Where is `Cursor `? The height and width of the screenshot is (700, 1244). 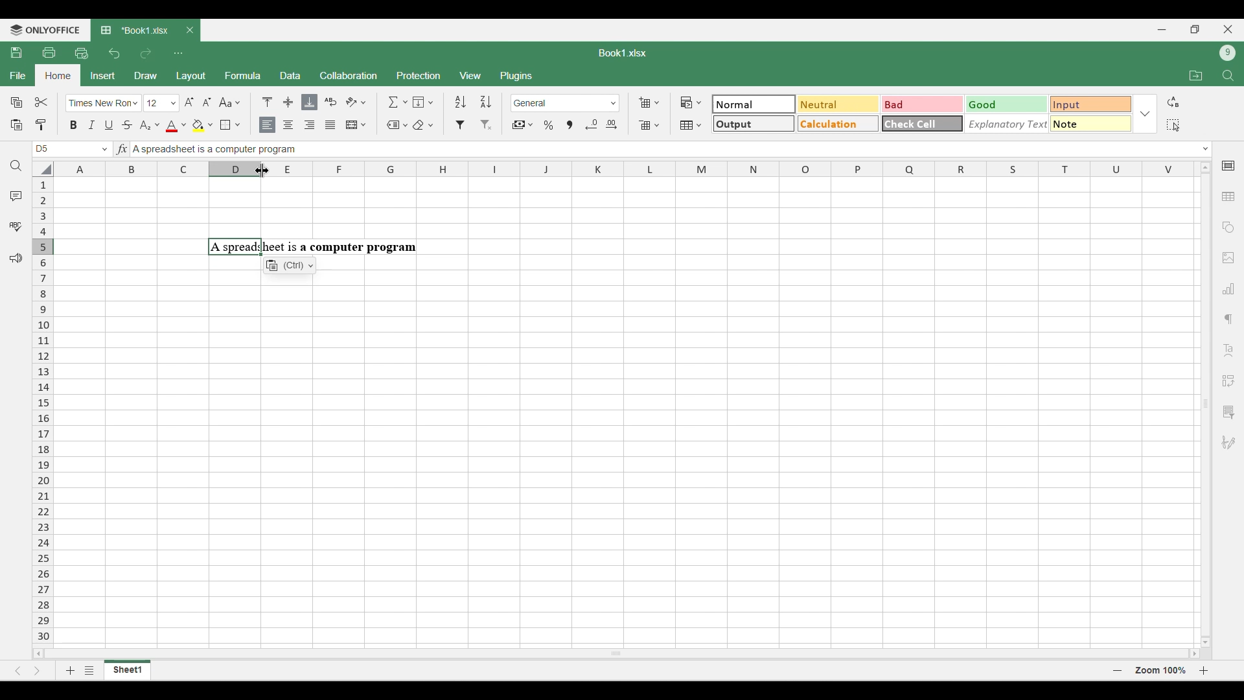 Cursor  is located at coordinates (262, 170).